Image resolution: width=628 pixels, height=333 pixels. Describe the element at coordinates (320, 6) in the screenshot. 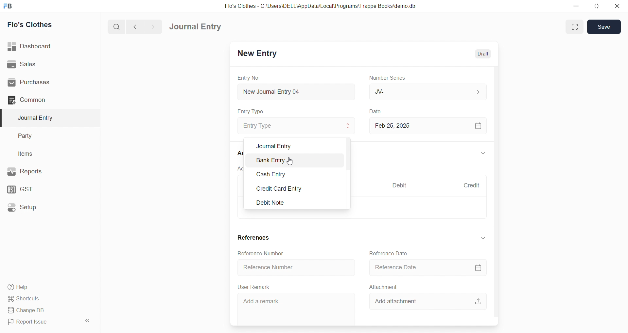

I see `Flo's Clothes - C:\Users\DELL\AppData\Local\Programs\Frappe Books\demo.db` at that location.